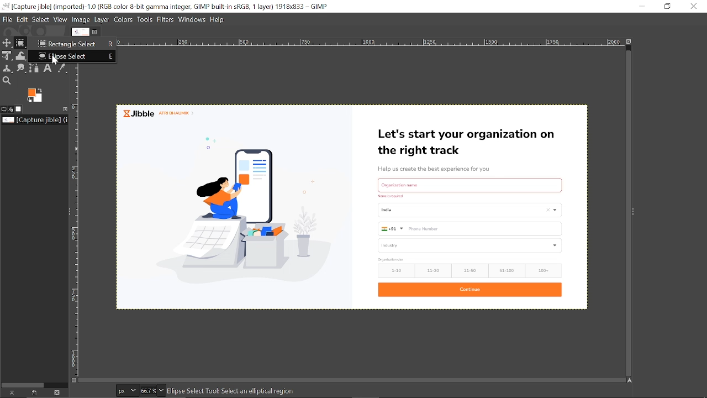  What do you see at coordinates (21, 55) in the screenshot?
I see `Wrap tool` at bounding box center [21, 55].